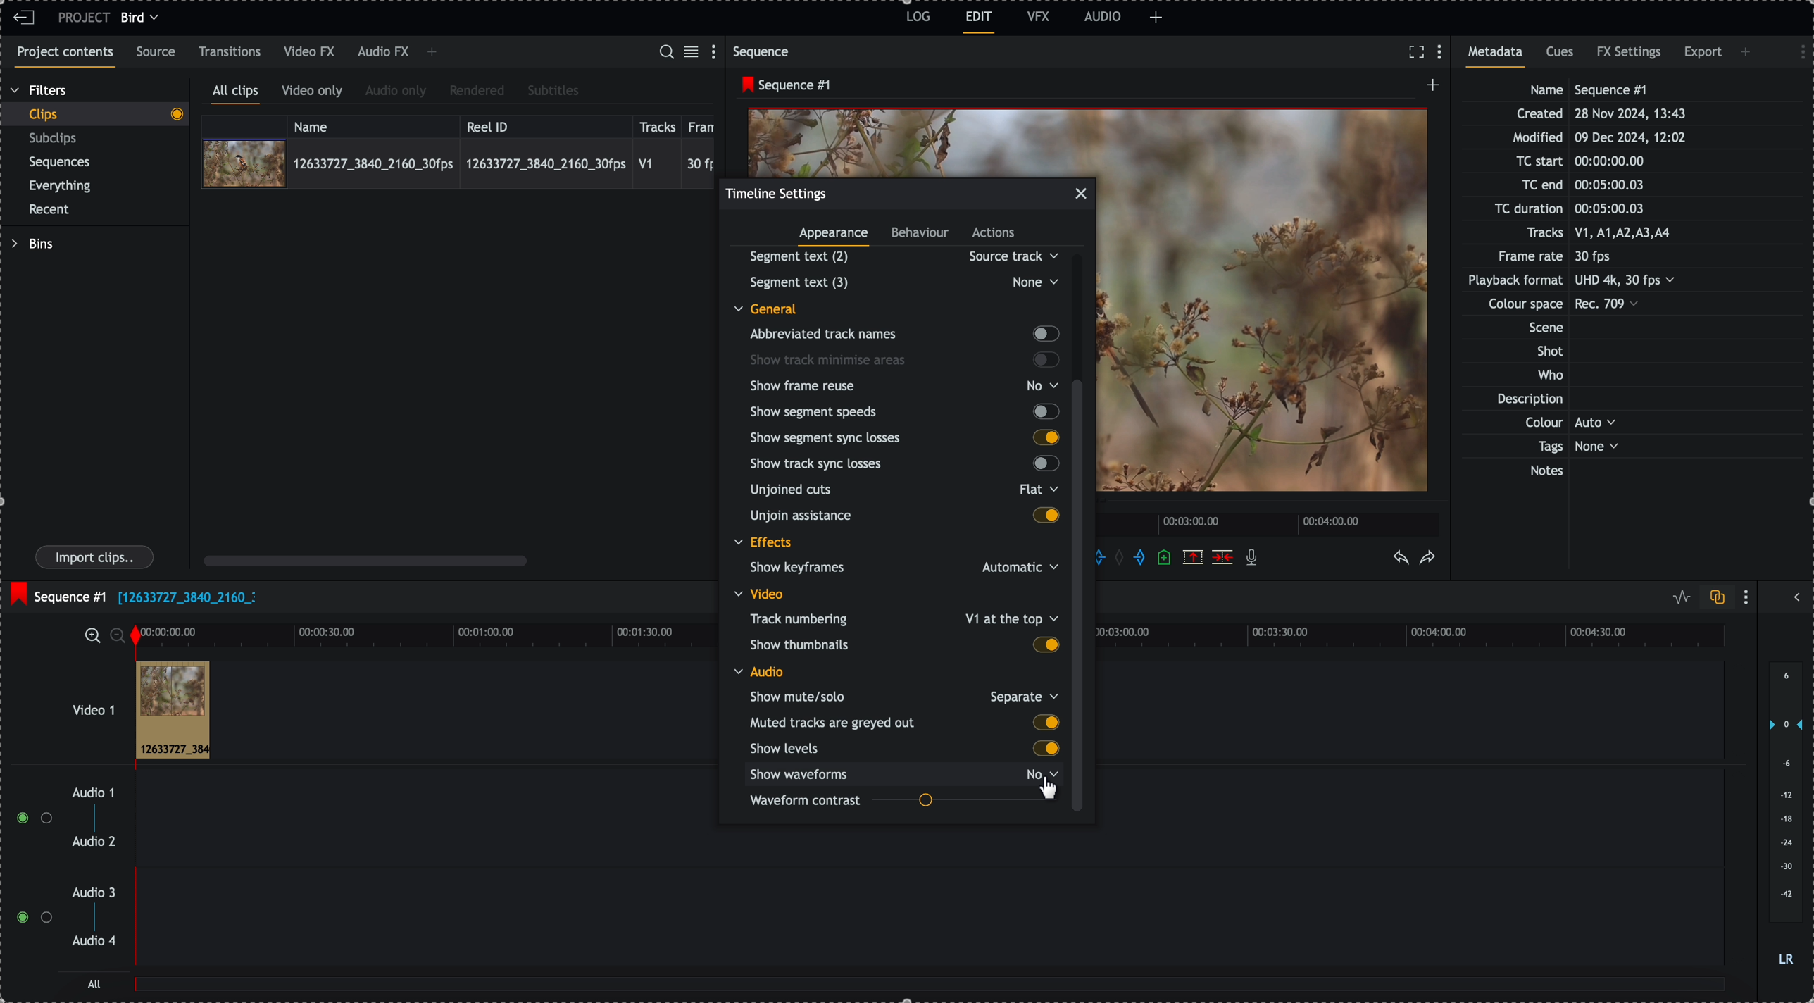 The image size is (1814, 1003). What do you see at coordinates (40, 91) in the screenshot?
I see `filters` at bounding box center [40, 91].